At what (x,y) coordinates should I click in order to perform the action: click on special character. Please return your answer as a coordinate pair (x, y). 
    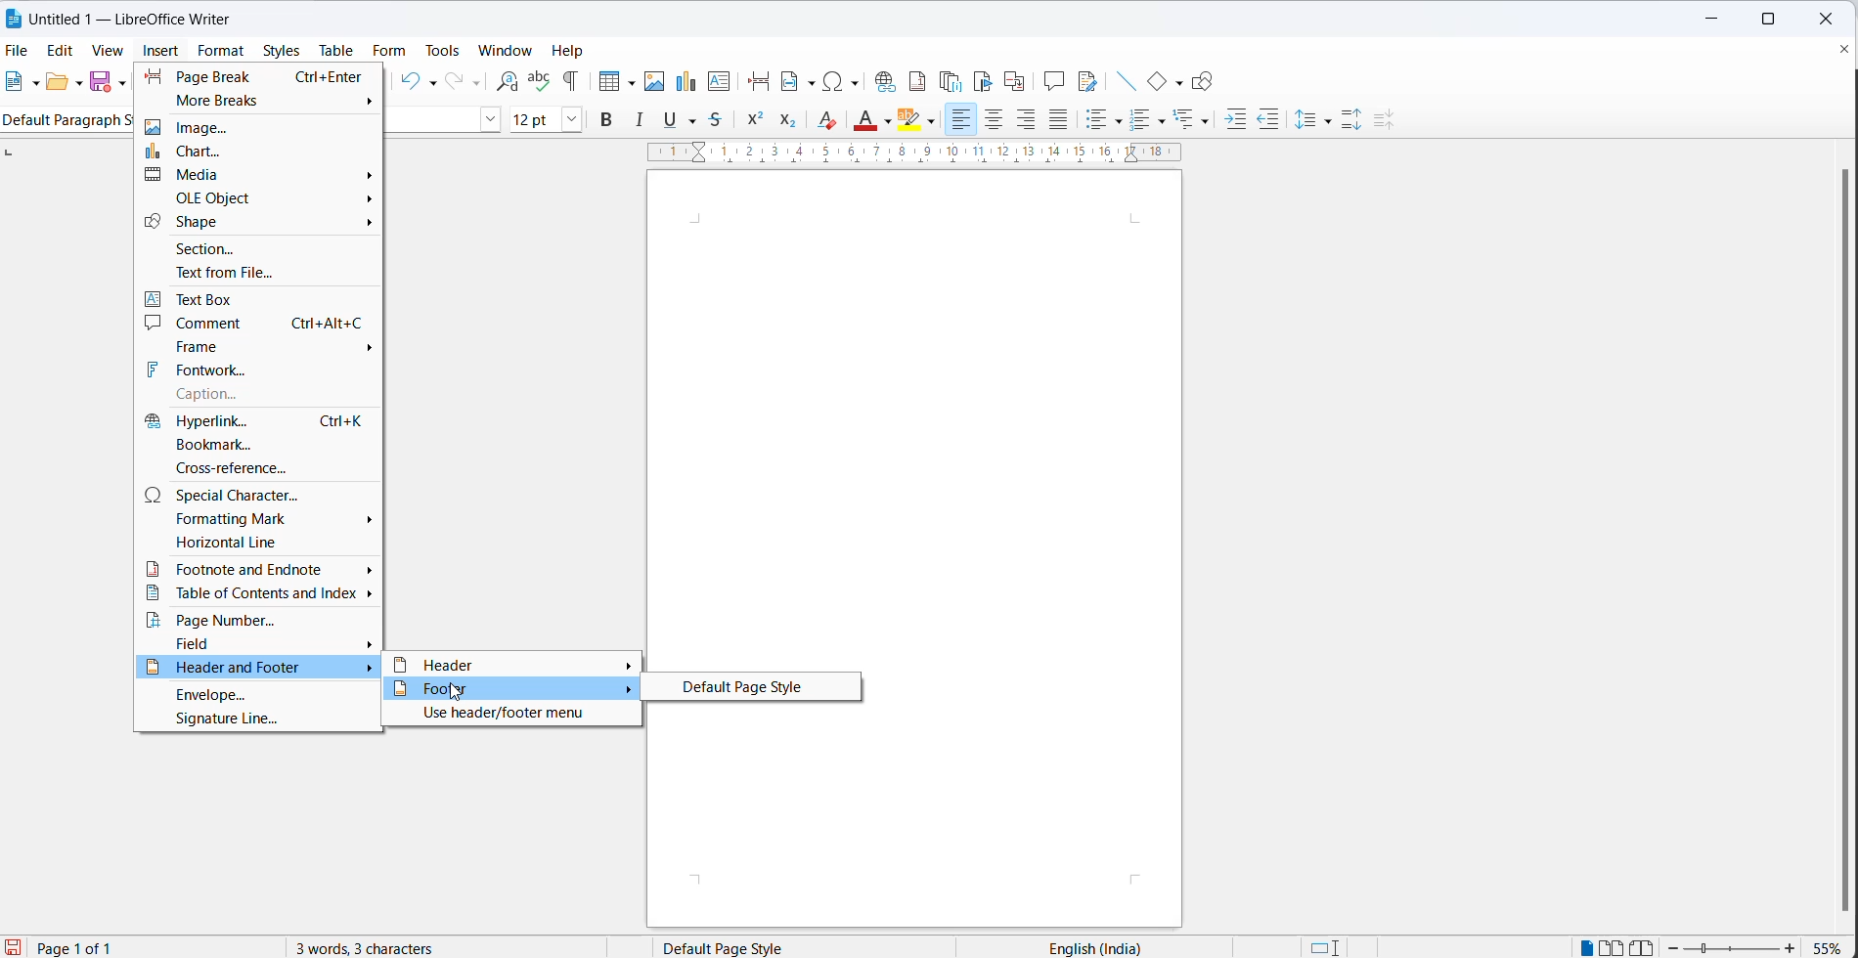
    Looking at the image, I should click on (258, 494).